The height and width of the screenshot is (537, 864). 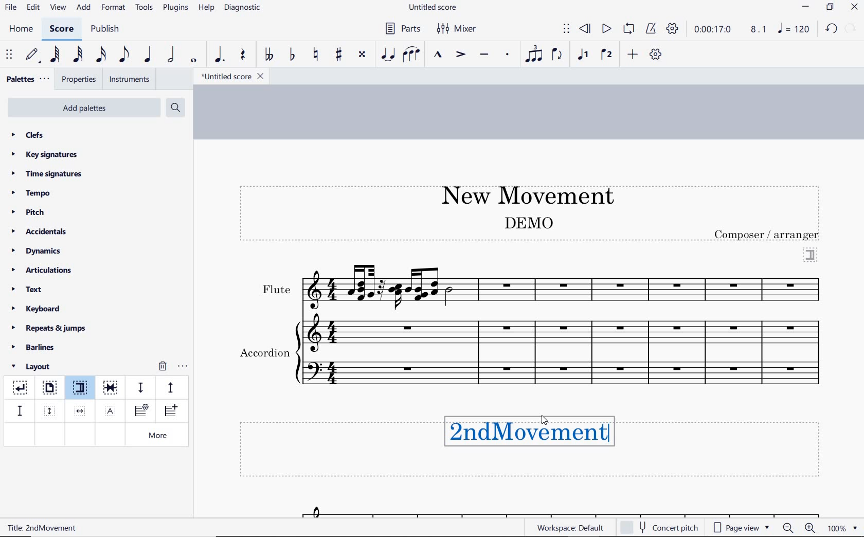 I want to click on 64th note, so click(x=56, y=55).